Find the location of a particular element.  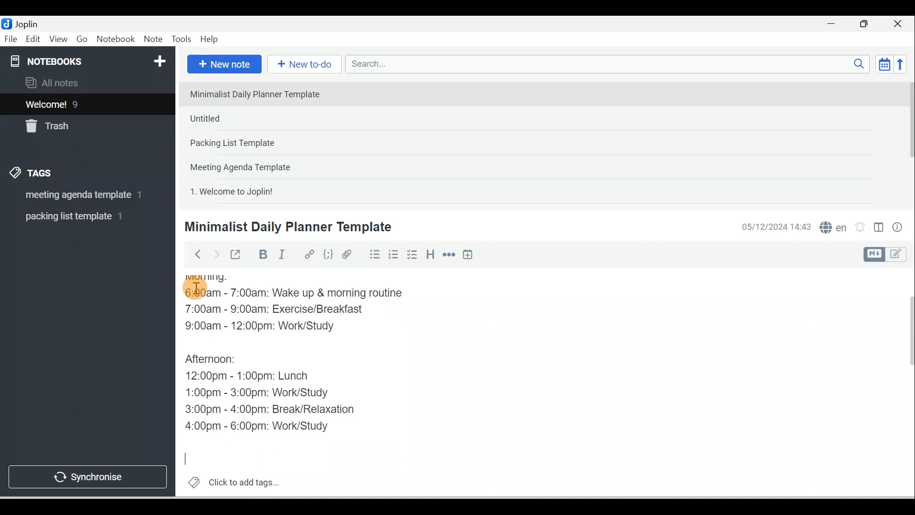

Tag 2 is located at coordinates (81, 216).